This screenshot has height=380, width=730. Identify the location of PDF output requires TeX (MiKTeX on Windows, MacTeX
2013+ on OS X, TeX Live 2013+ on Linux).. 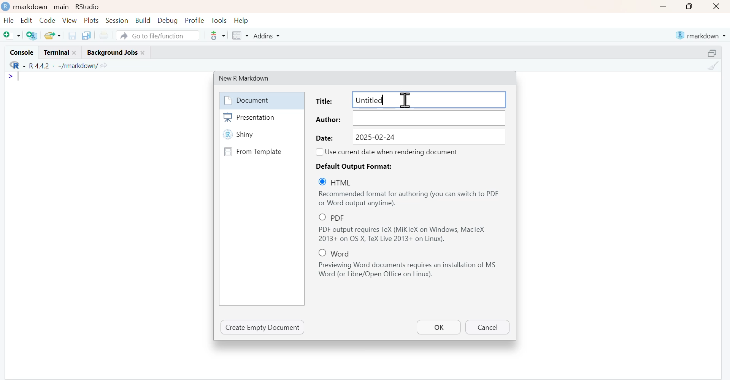
(409, 234).